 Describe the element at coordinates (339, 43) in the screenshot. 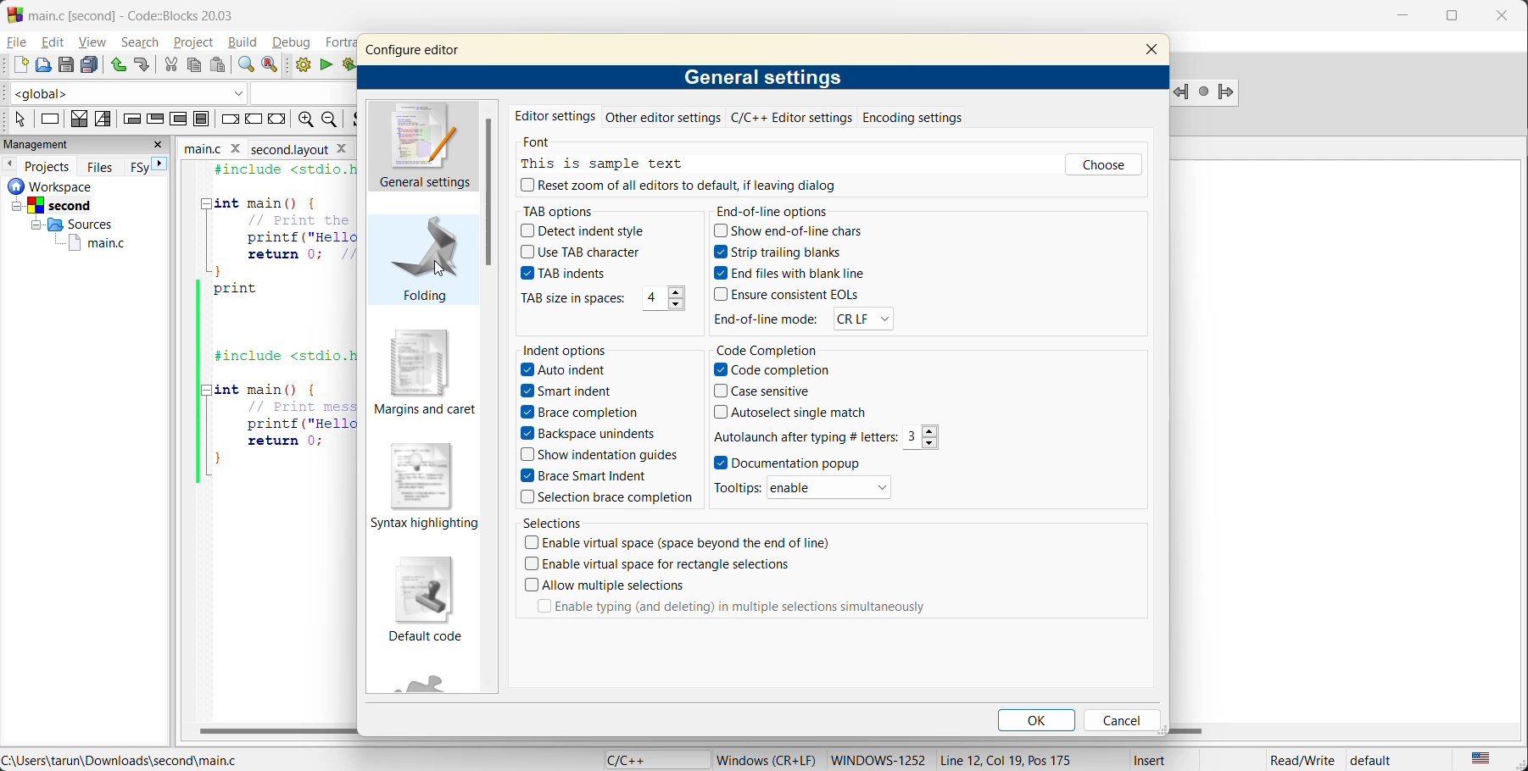

I see `fortran` at that location.